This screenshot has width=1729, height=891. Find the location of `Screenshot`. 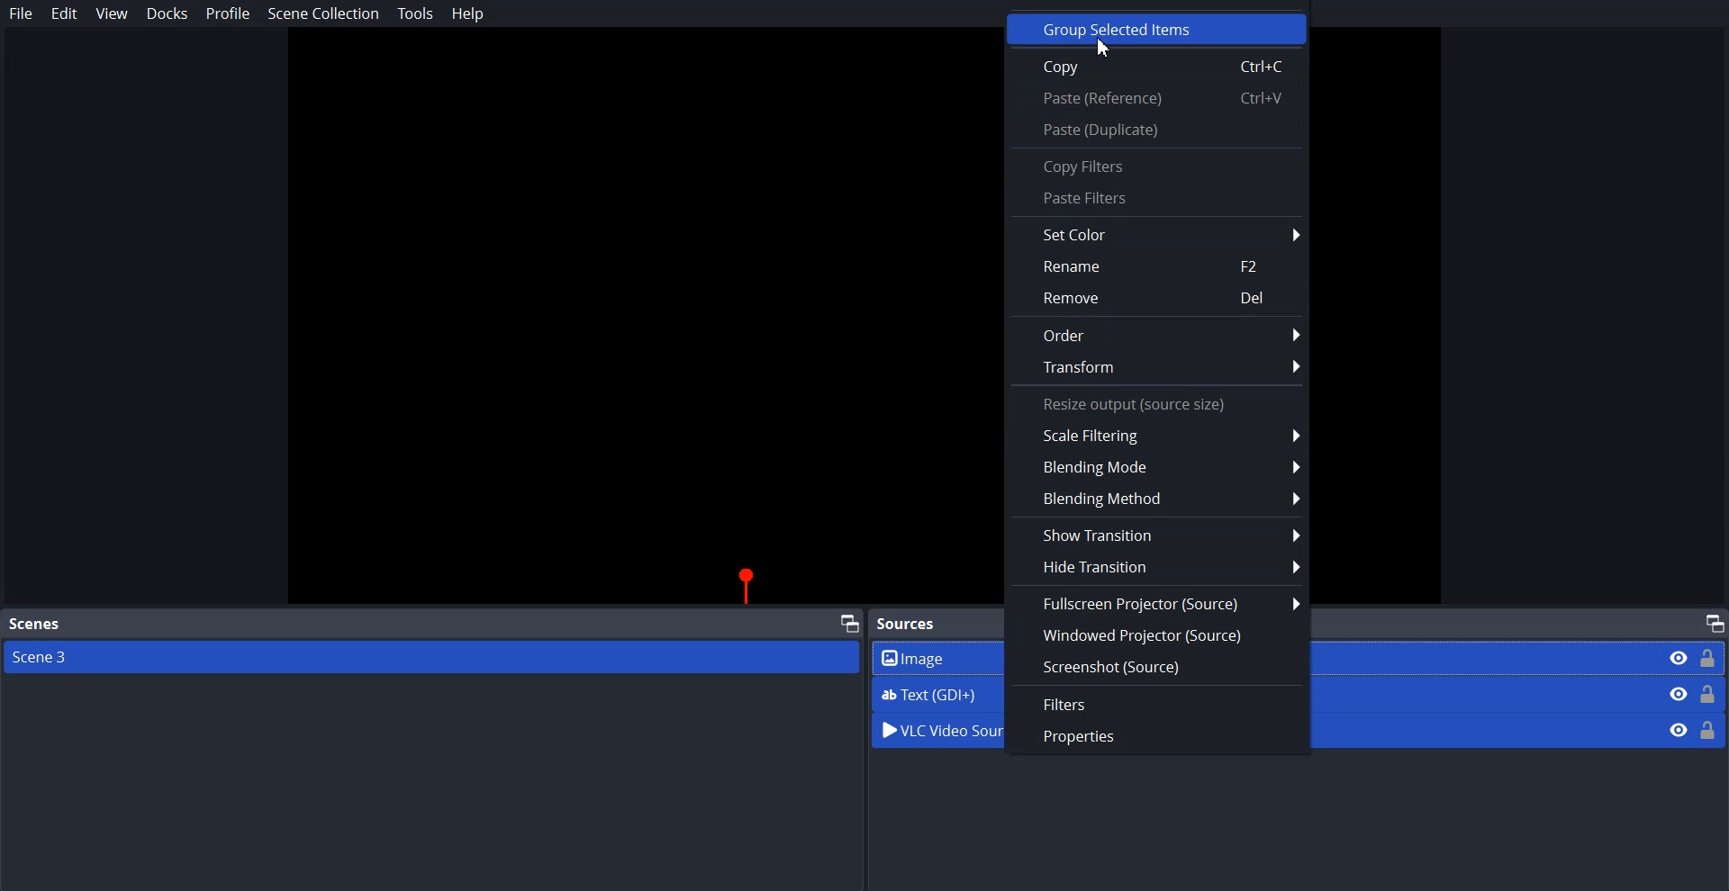

Screenshot is located at coordinates (1157, 665).